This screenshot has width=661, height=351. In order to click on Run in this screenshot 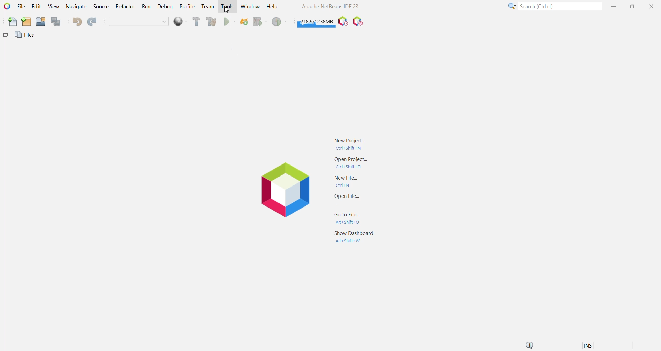, I will do `click(146, 8)`.